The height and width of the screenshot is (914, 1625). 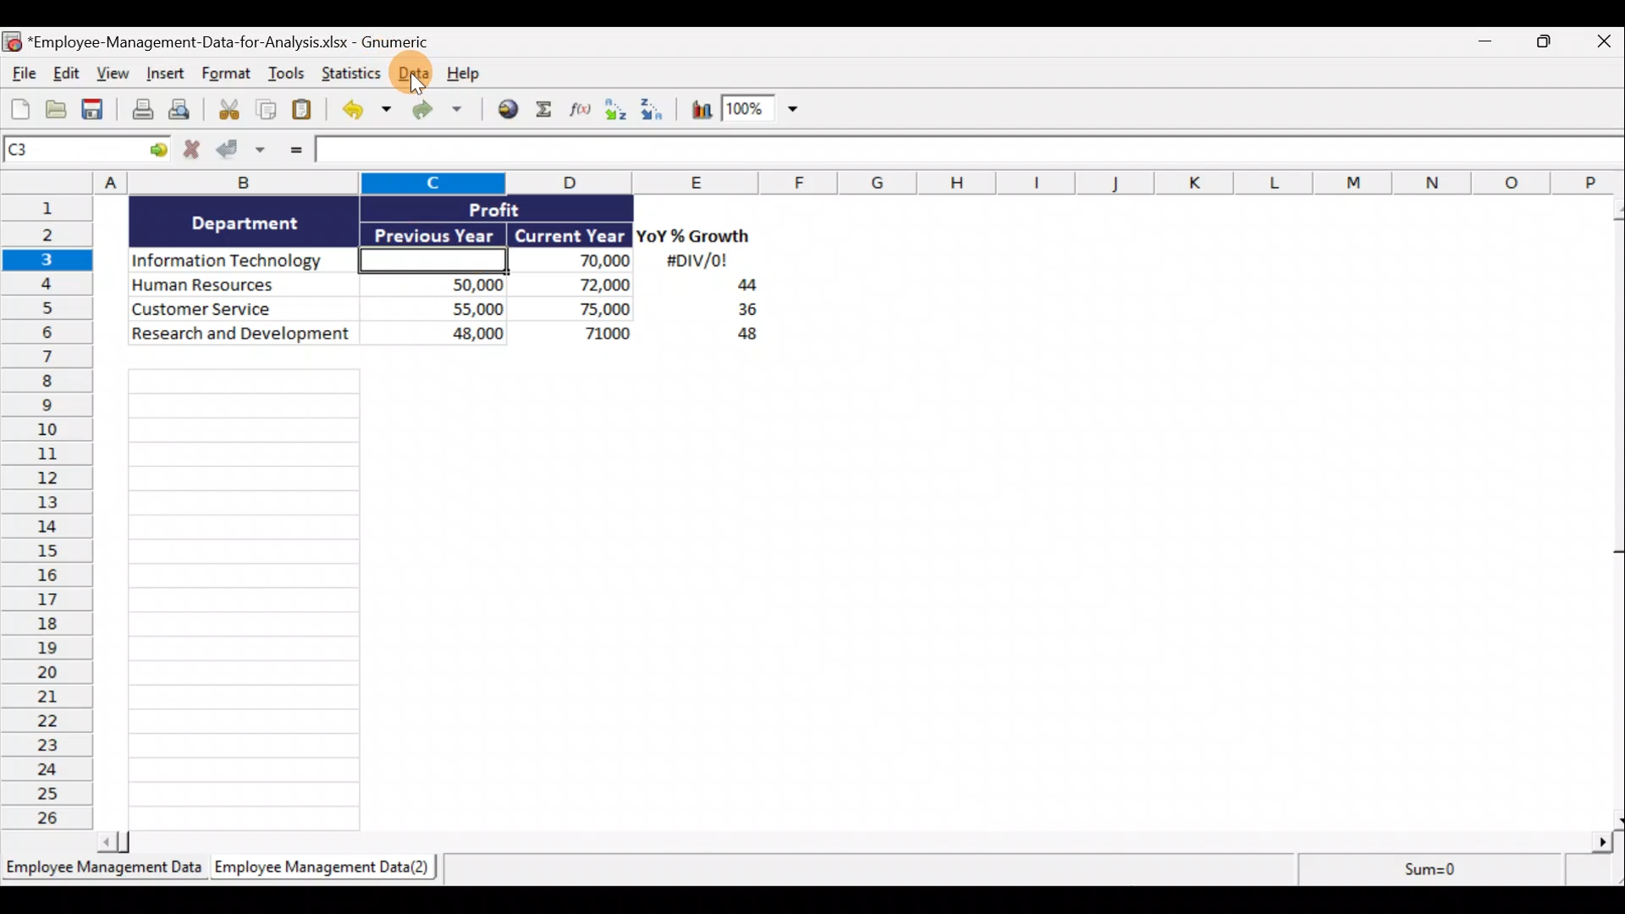 What do you see at coordinates (244, 307) in the screenshot?
I see `Customer Service` at bounding box center [244, 307].